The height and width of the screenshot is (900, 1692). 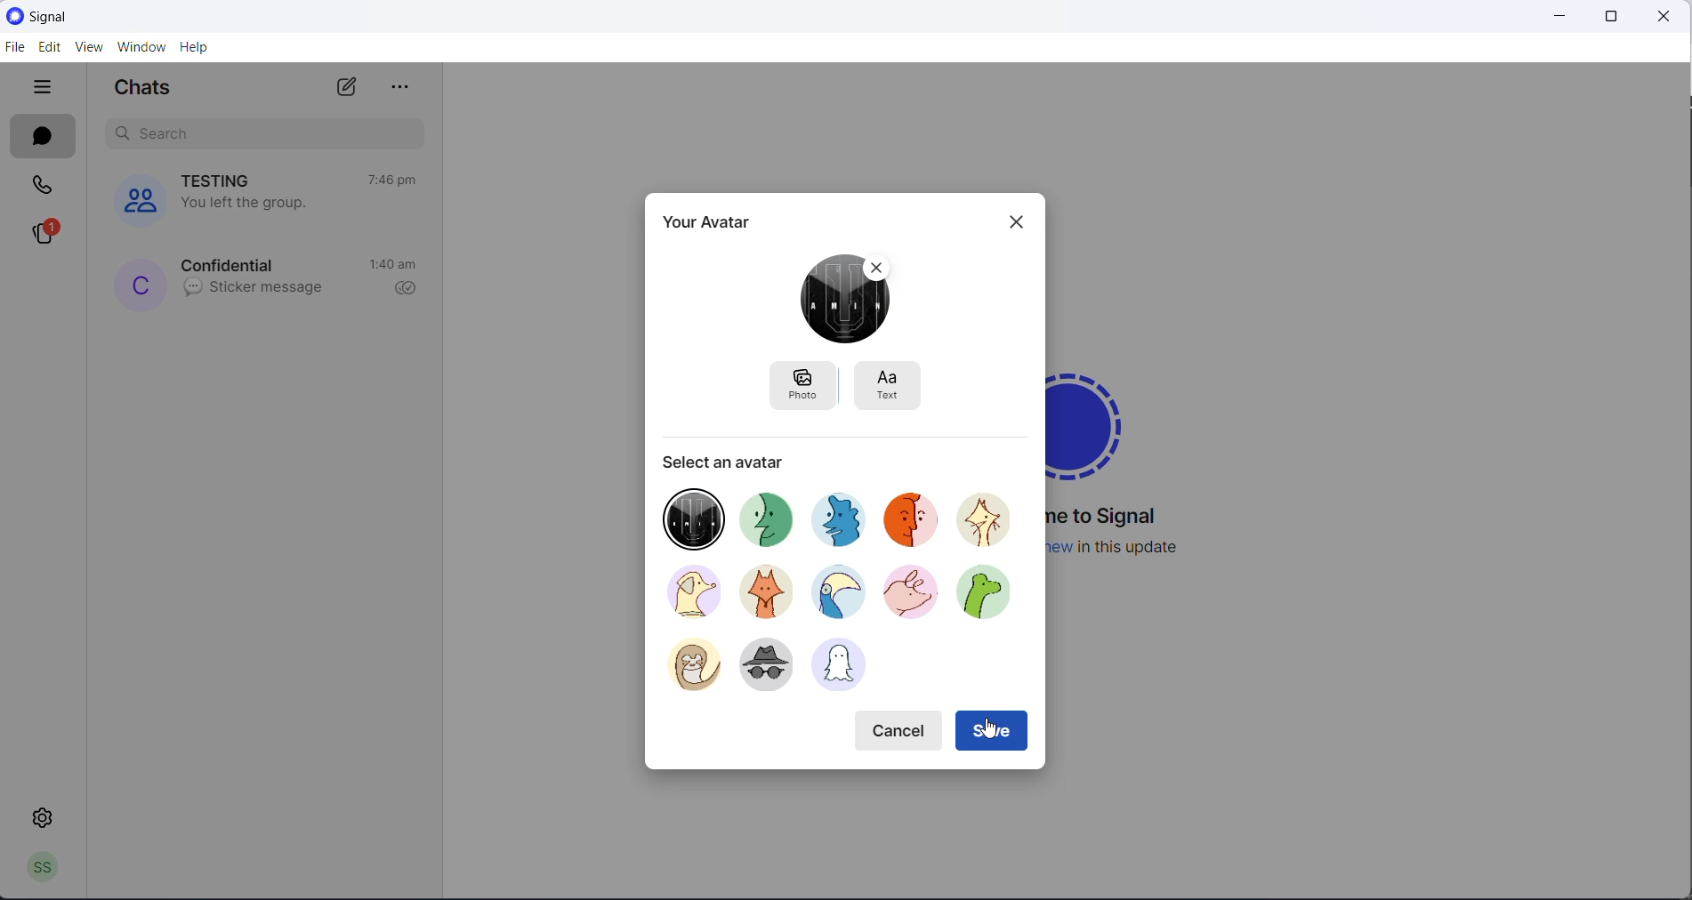 What do you see at coordinates (694, 514) in the screenshot?
I see `avatar` at bounding box center [694, 514].